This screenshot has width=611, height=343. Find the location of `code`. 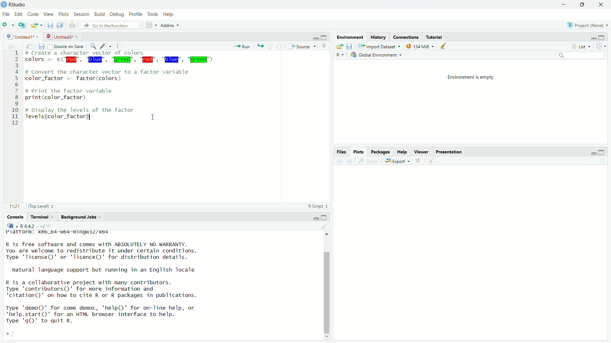

code is located at coordinates (33, 15).